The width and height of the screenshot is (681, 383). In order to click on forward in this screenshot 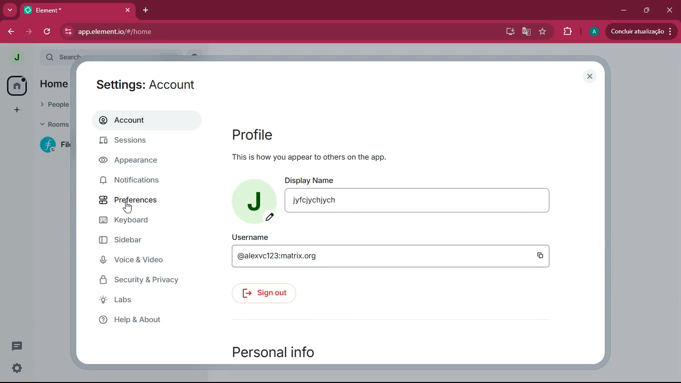, I will do `click(29, 32)`.